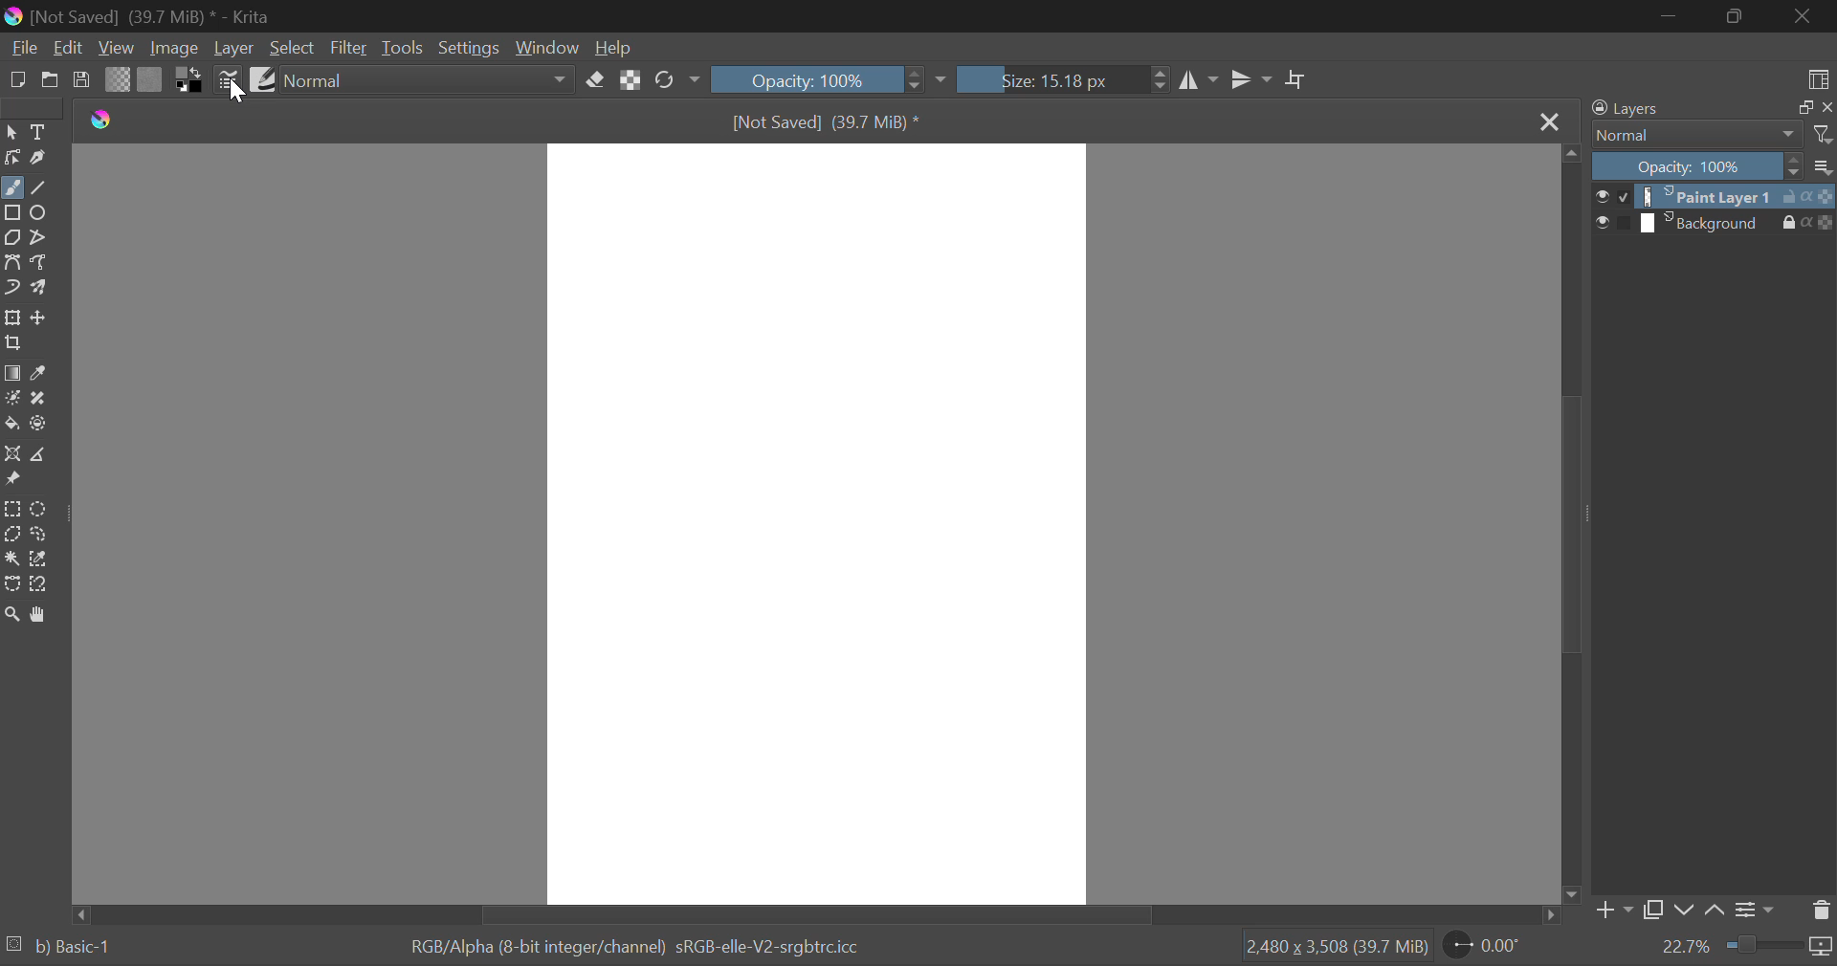 The image size is (1837, 966). I want to click on Polygon, so click(13, 238).